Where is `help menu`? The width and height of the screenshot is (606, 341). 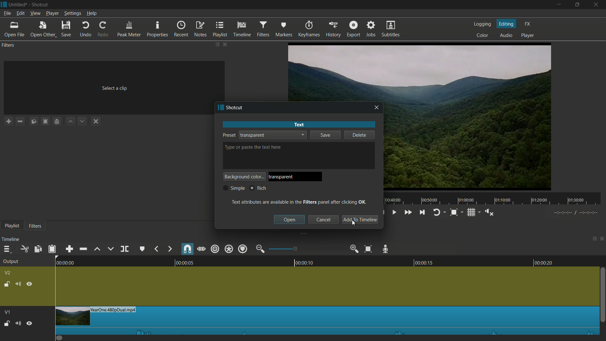 help menu is located at coordinates (92, 13).